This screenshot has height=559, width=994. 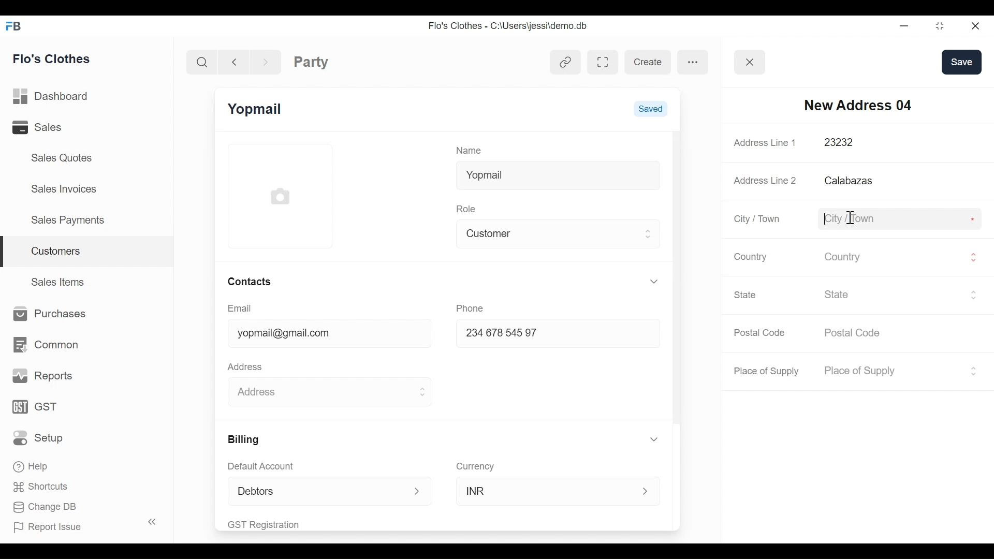 I want to click on Postal Code, so click(x=761, y=333).